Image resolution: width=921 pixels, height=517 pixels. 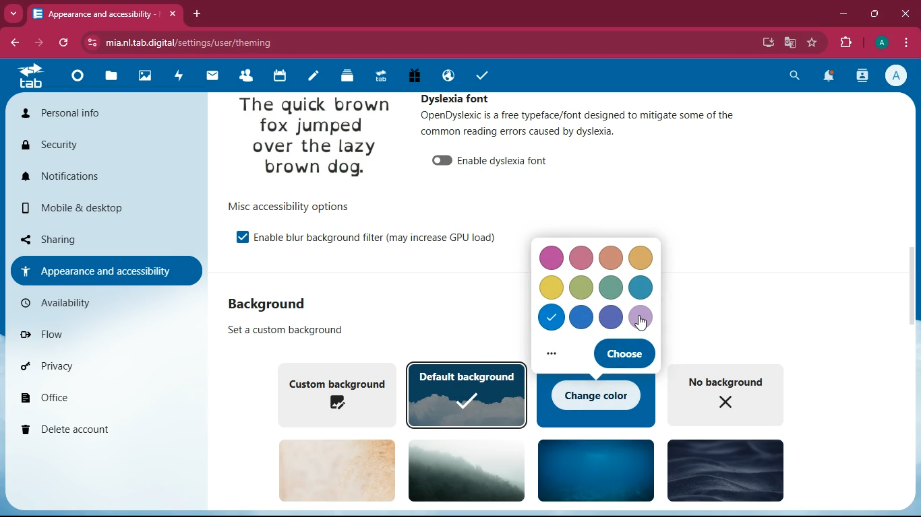 I want to click on scroll bar, so click(x=911, y=295).